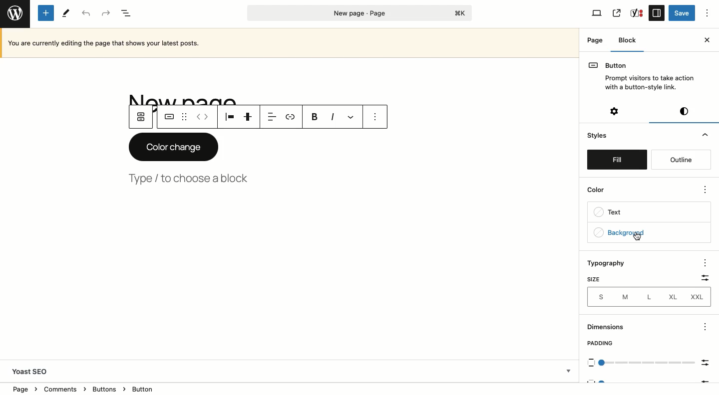  Describe the element at coordinates (611, 328) in the screenshot. I see `Dimensions` at that location.